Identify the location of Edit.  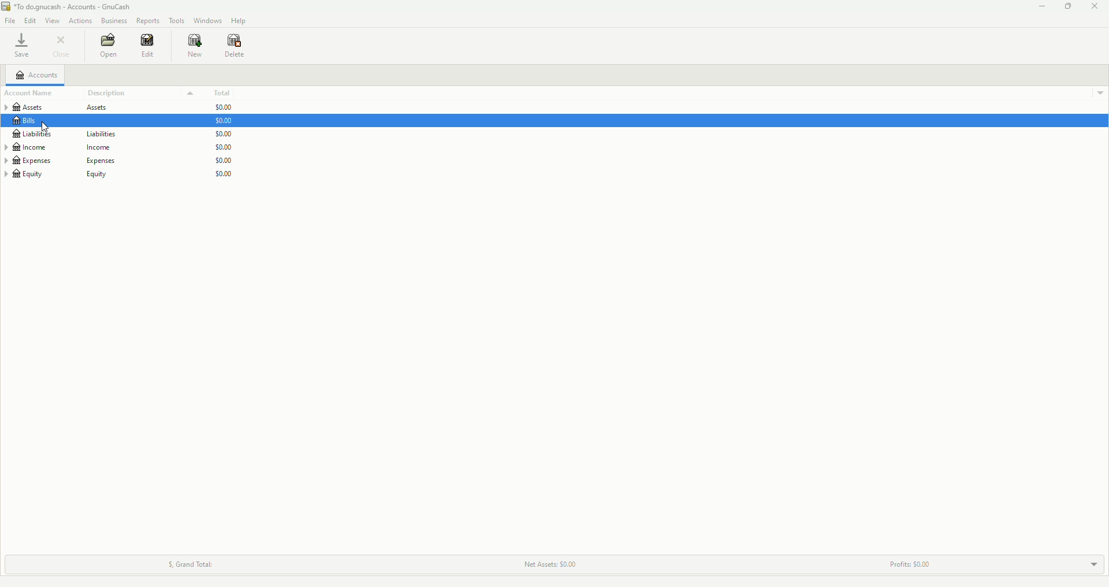
(150, 47).